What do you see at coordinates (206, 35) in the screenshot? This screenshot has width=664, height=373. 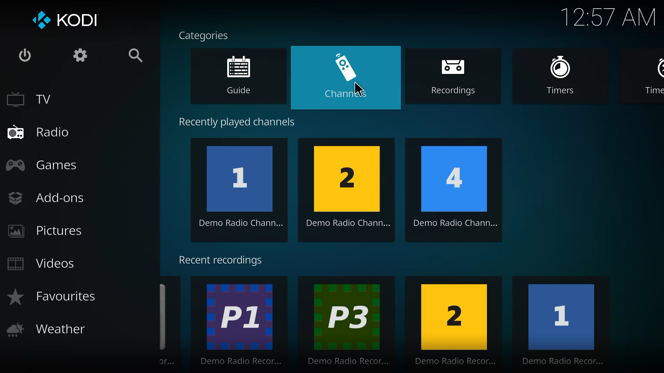 I see `categories` at bounding box center [206, 35].